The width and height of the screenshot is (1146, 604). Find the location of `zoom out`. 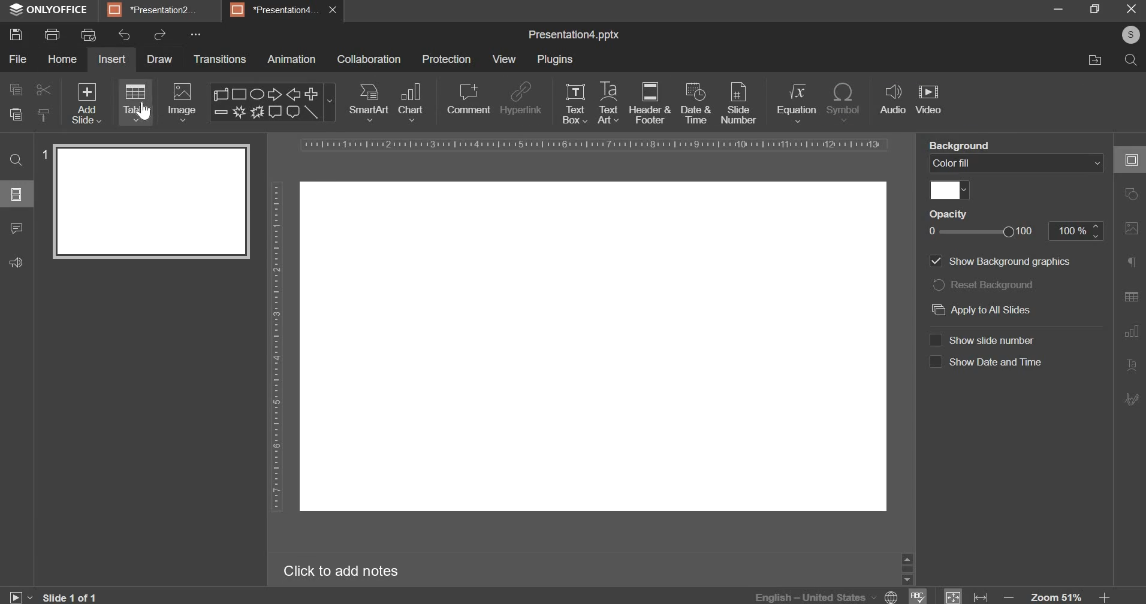

zoom out is located at coordinates (1009, 597).